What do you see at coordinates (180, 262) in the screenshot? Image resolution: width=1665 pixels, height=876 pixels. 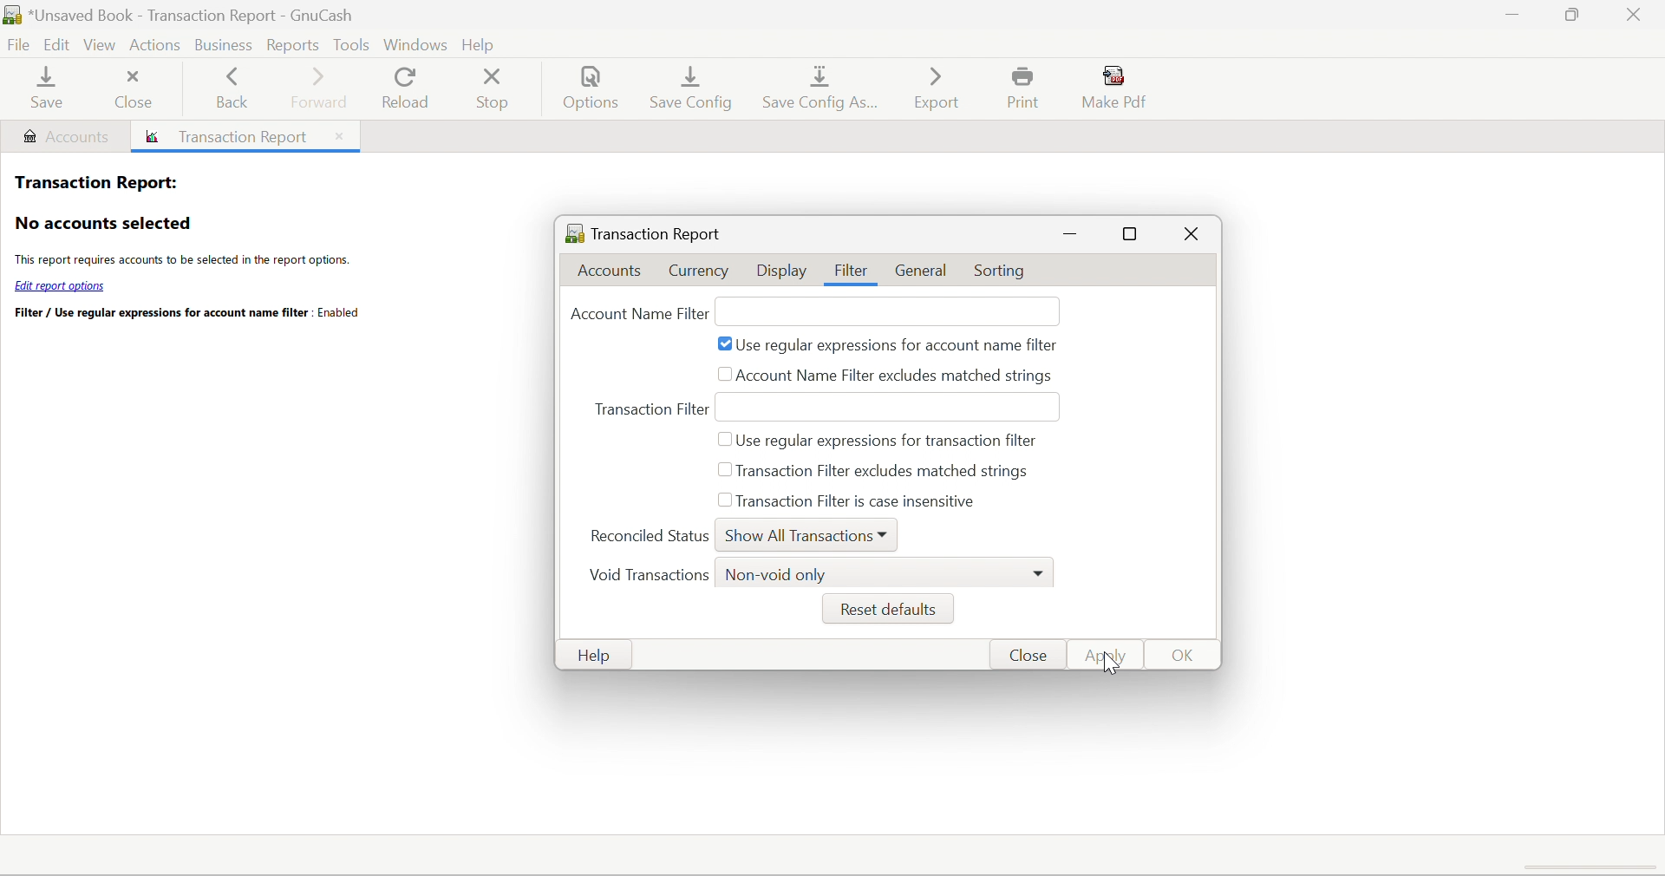 I see `The report requires accounts to be selected in the report options` at bounding box center [180, 262].